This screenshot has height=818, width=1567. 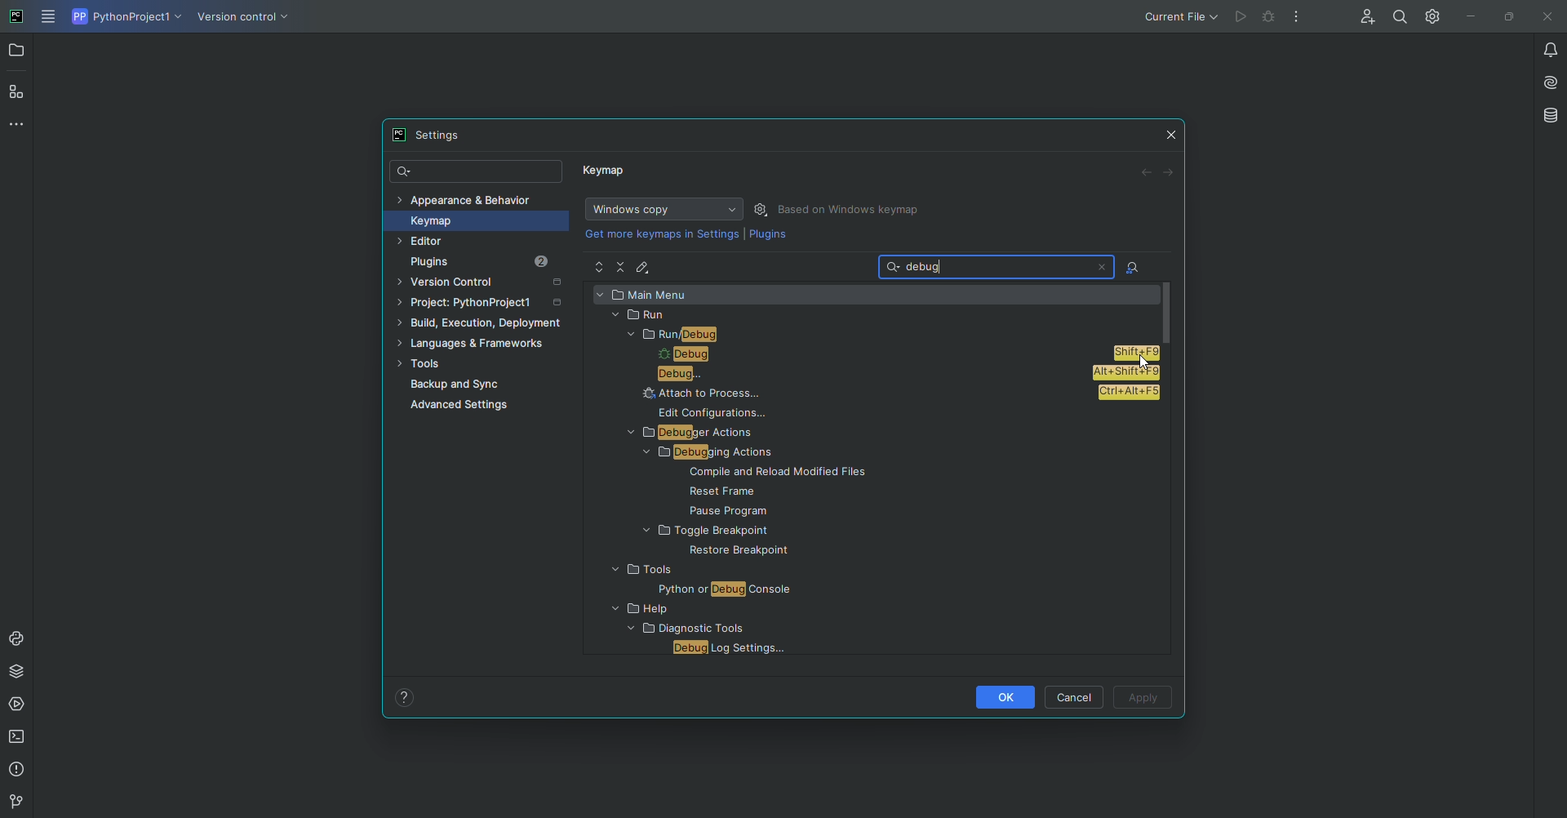 What do you see at coordinates (1139, 359) in the screenshot?
I see `Cursor` at bounding box center [1139, 359].